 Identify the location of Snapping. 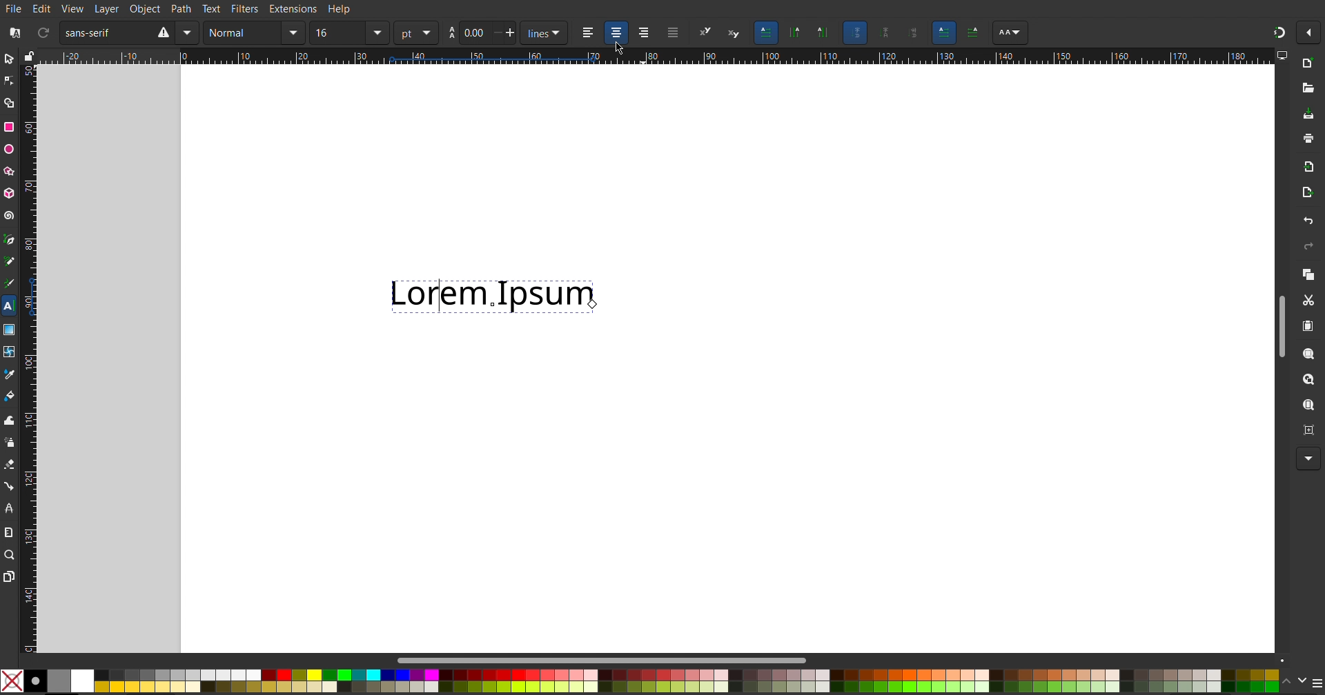
(1276, 33).